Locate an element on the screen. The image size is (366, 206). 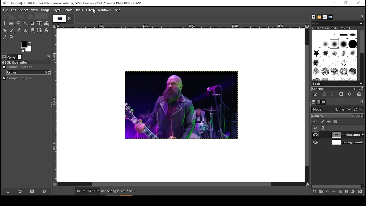
text tool is located at coordinates (46, 30).